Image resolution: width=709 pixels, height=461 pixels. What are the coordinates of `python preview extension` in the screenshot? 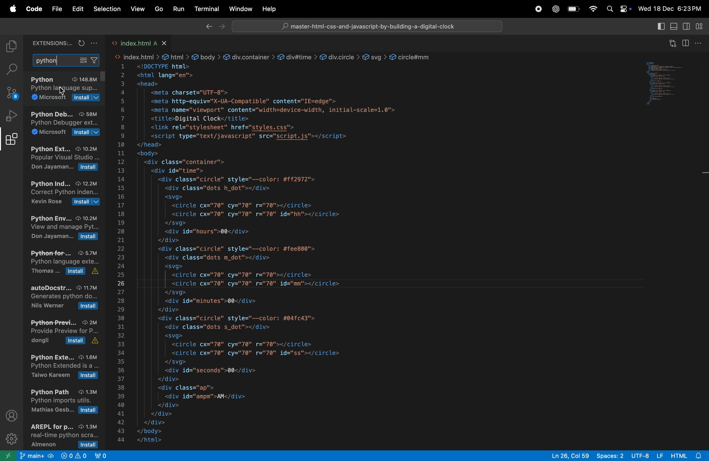 It's located at (63, 331).